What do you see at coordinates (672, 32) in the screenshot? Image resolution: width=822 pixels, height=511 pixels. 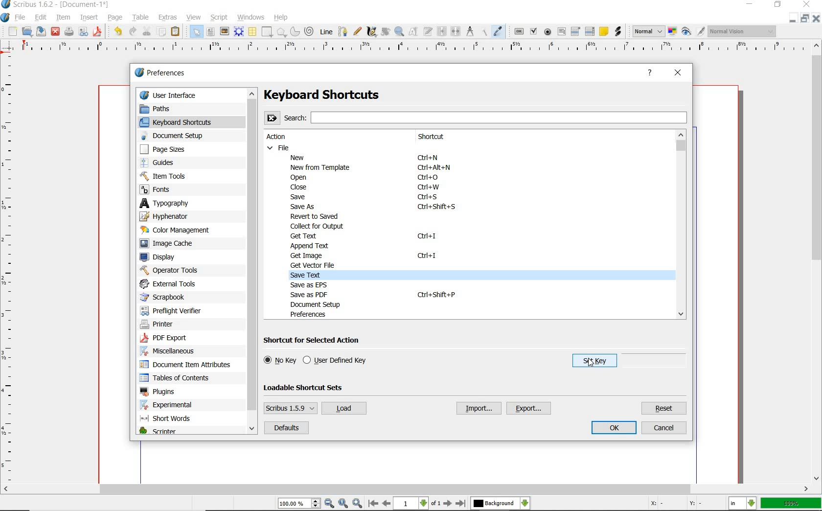 I see `toggle color management` at bounding box center [672, 32].